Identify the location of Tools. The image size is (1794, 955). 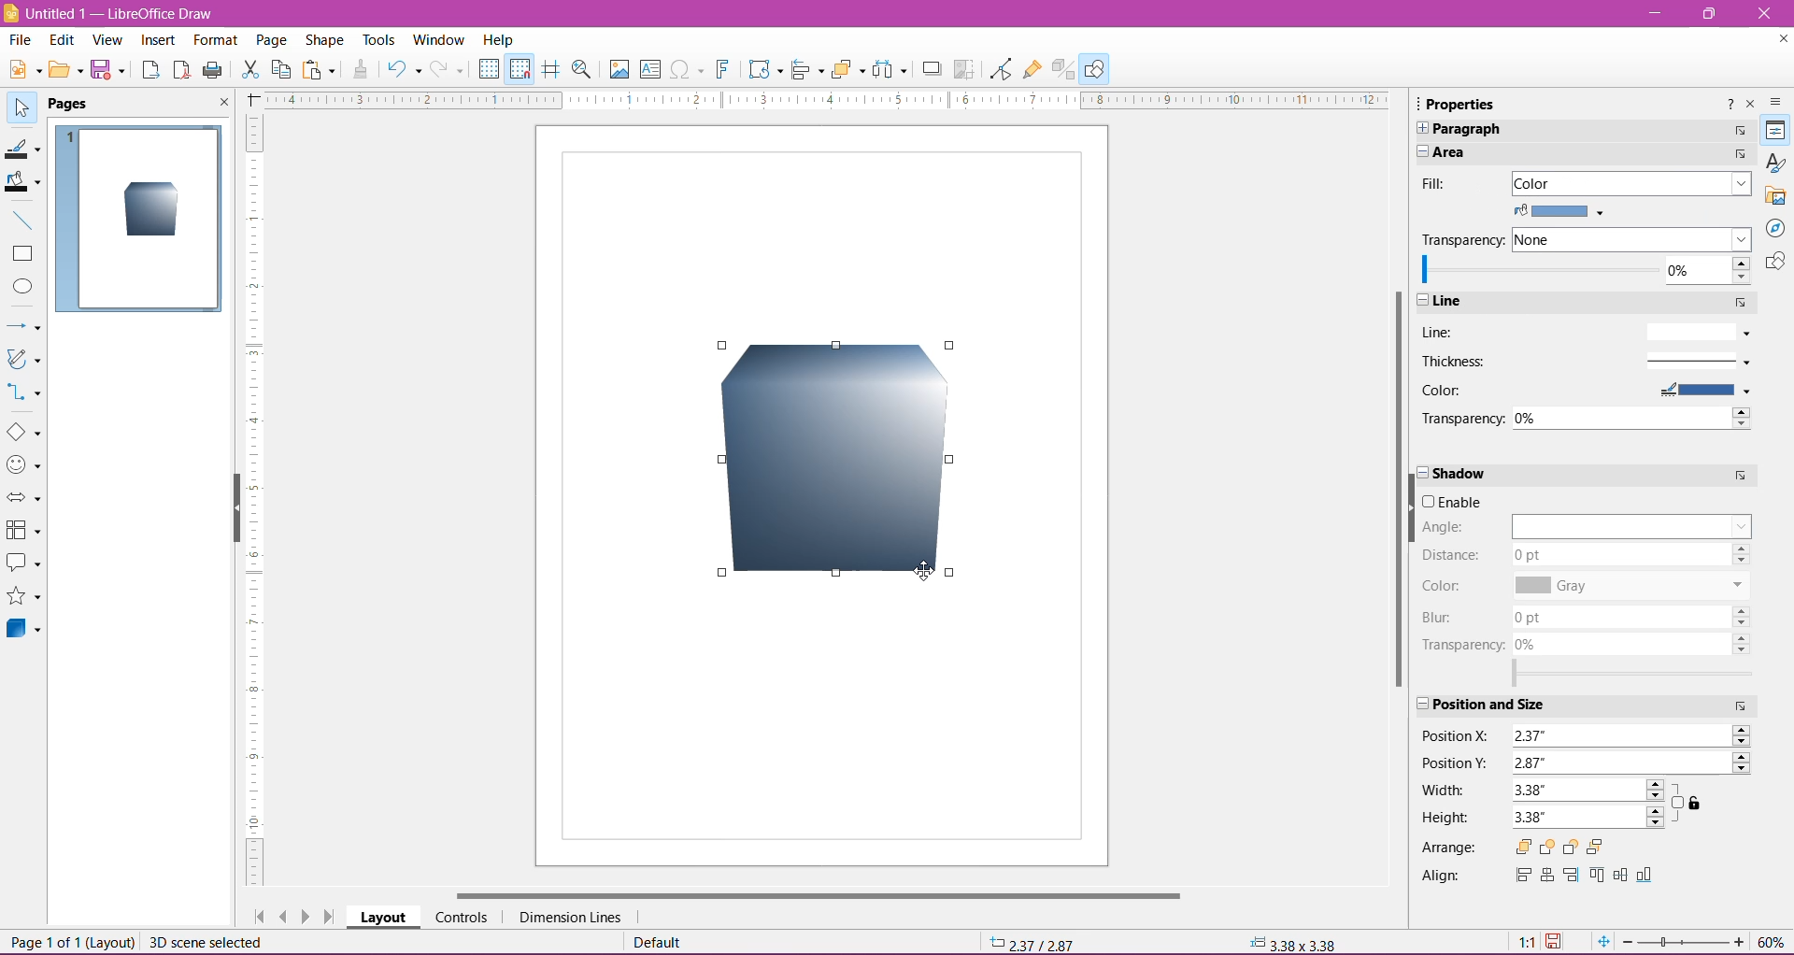
(380, 40).